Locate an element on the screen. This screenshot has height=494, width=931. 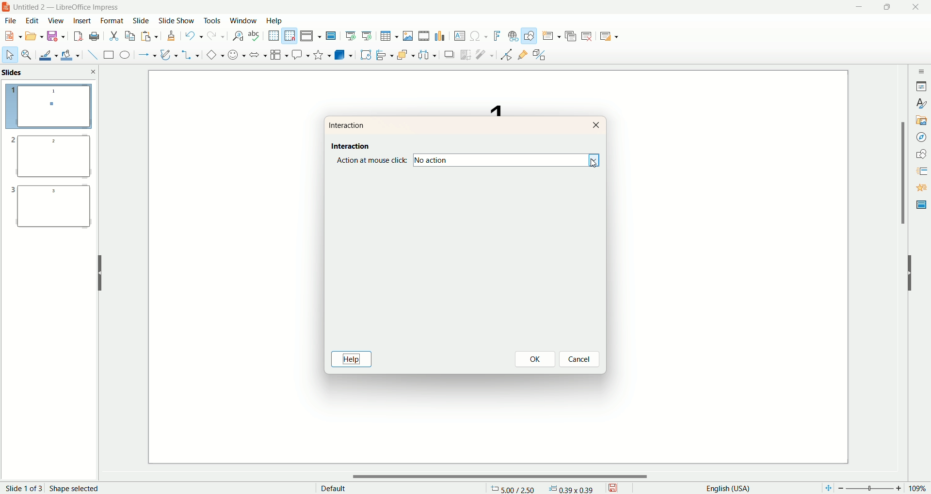
toggle extrusion is located at coordinates (541, 55).